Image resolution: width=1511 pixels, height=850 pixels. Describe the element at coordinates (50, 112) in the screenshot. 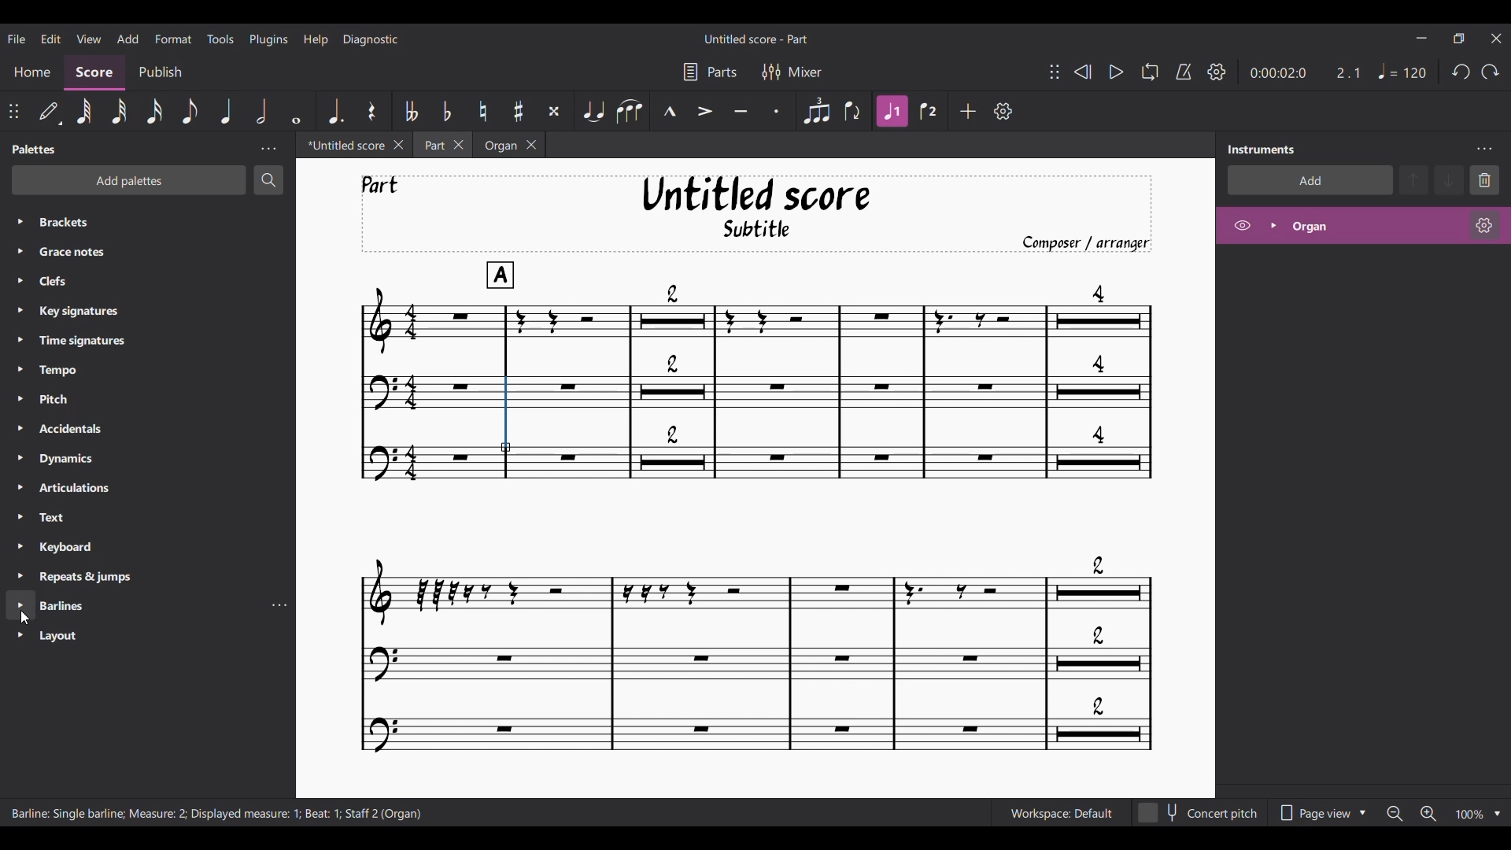

I see `Default` at that location.